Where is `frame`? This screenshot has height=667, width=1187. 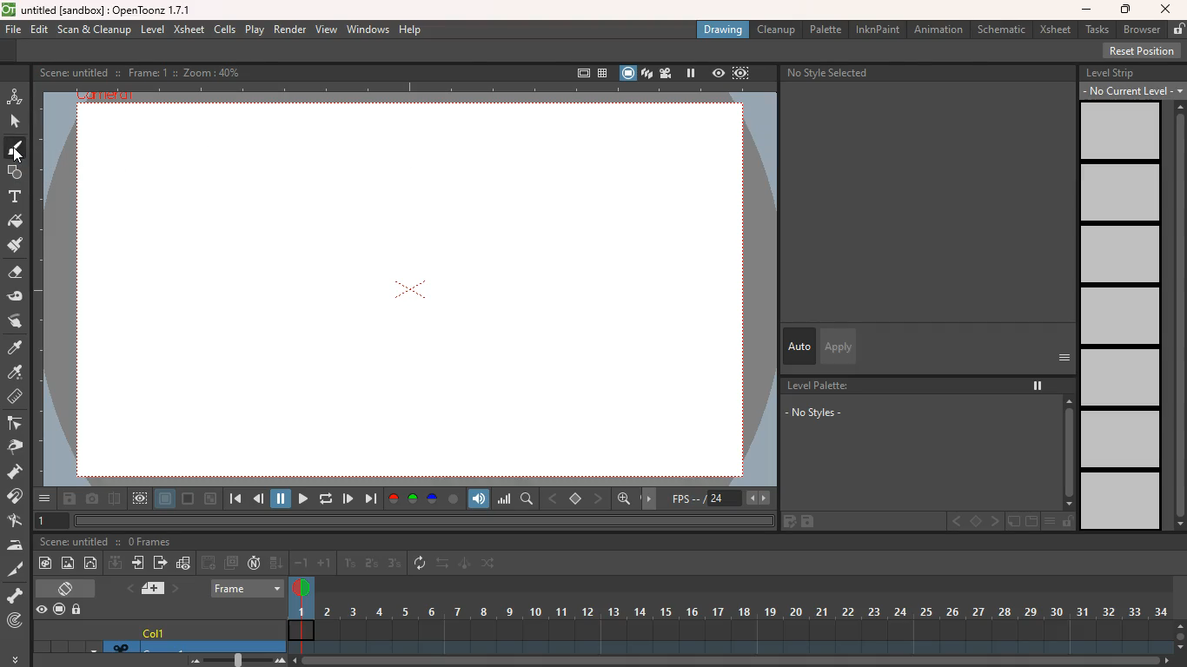 frame is located at coordinates (740, 75).